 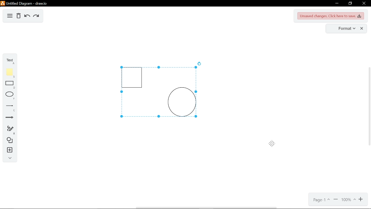 What do you see at coordinates (10, 73) in the screenshot?
I see `note` at bounding box center [10, 73].